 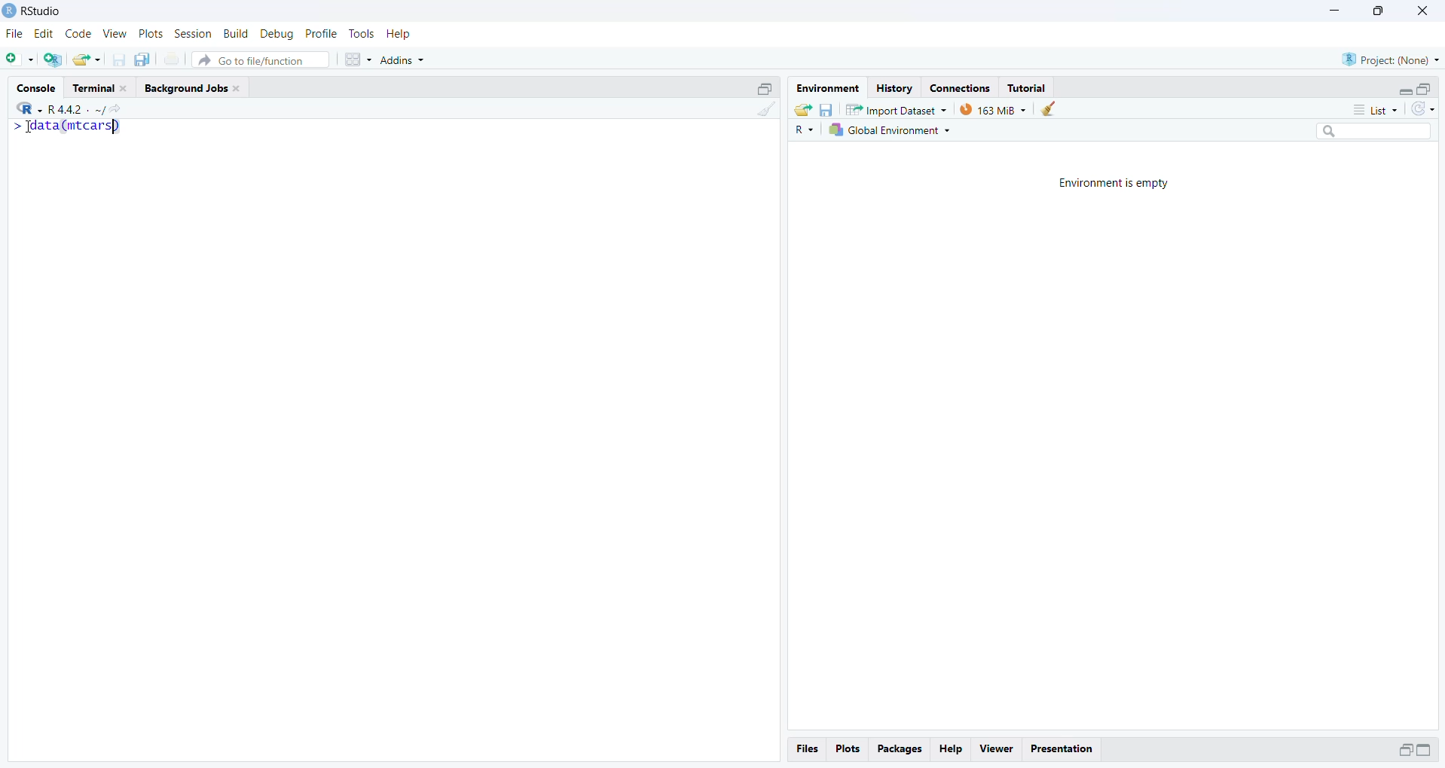 What do you see at coordinates (1378, 110) in the screenshot?
I see `list` at bounding box center [1378, 110].